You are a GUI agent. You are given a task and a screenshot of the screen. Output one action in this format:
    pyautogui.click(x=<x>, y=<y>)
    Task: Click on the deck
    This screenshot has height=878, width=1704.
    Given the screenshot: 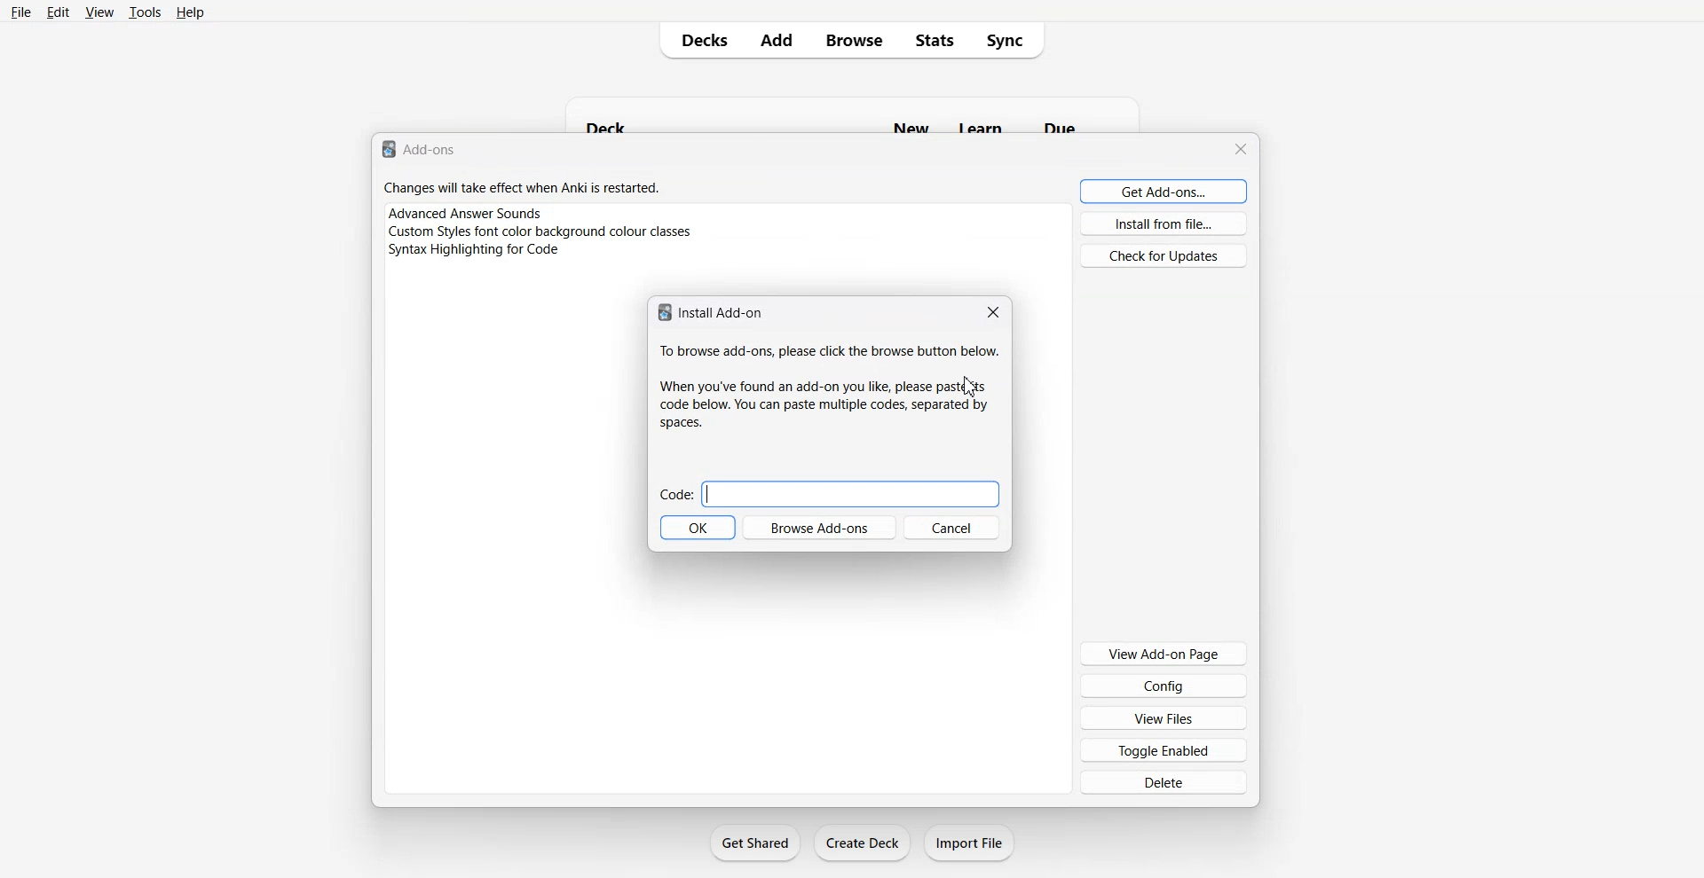 What is the action you would take?
    pyautogui.click(x=611, y=124)
    